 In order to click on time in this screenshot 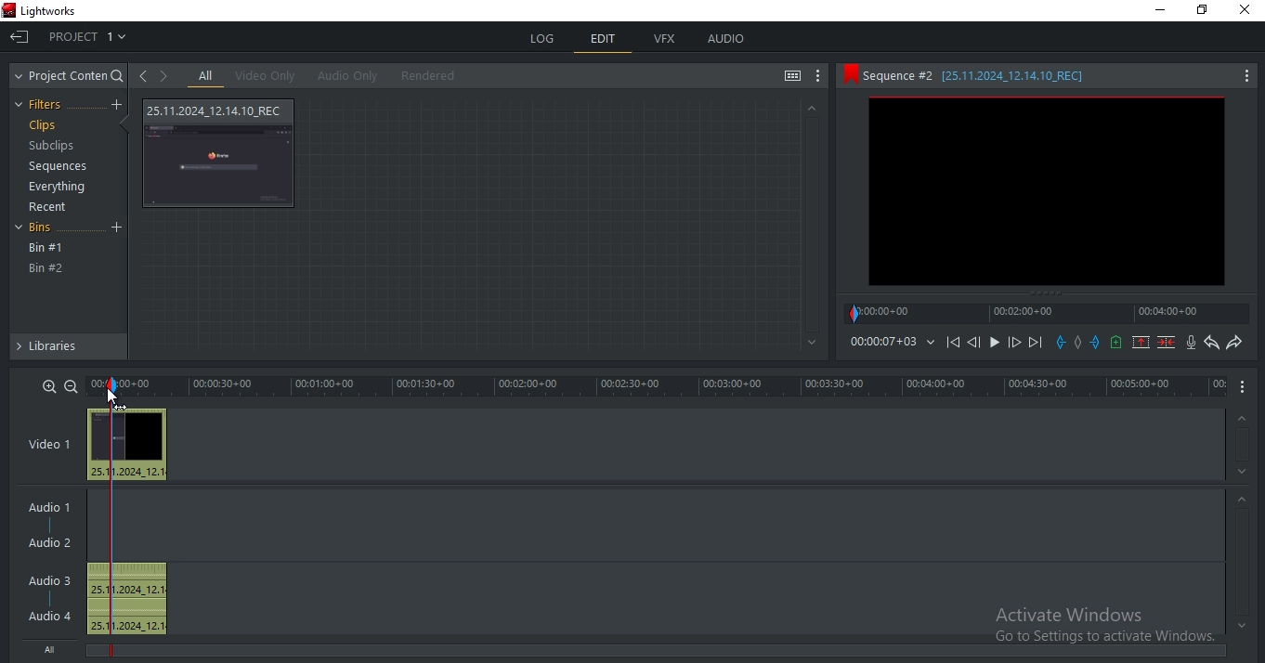, I will do `click(687, 385)`.